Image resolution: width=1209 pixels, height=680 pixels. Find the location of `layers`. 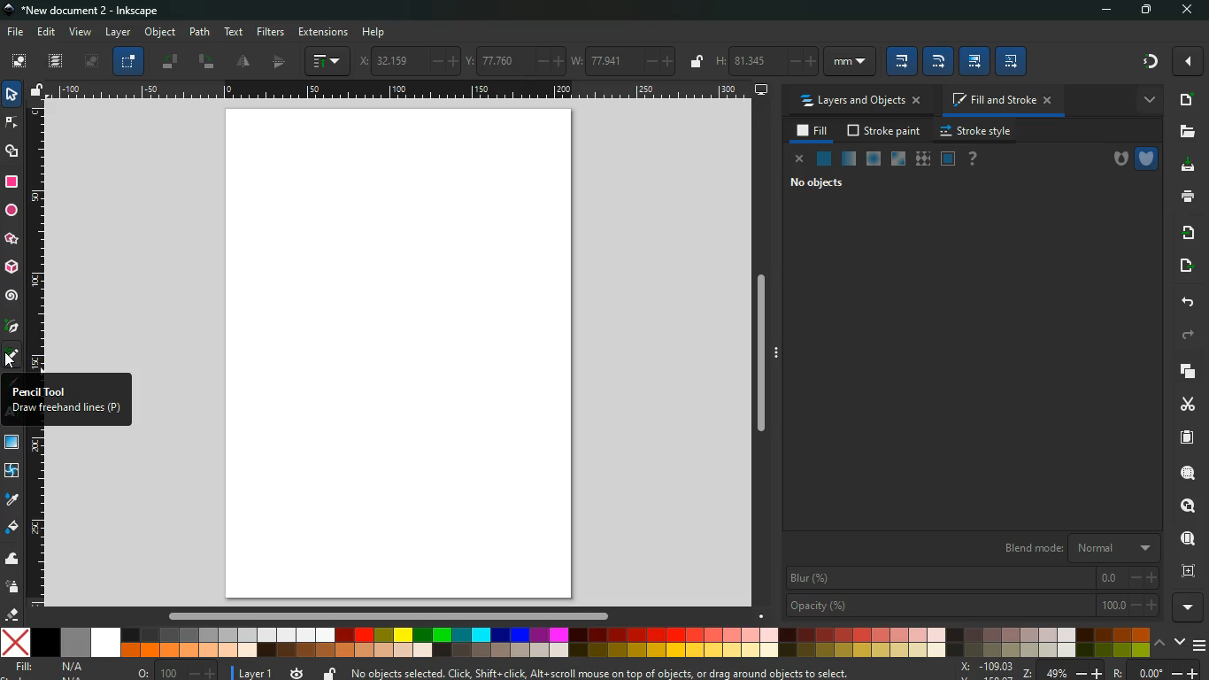

layers is located at coordinates (57, 61).